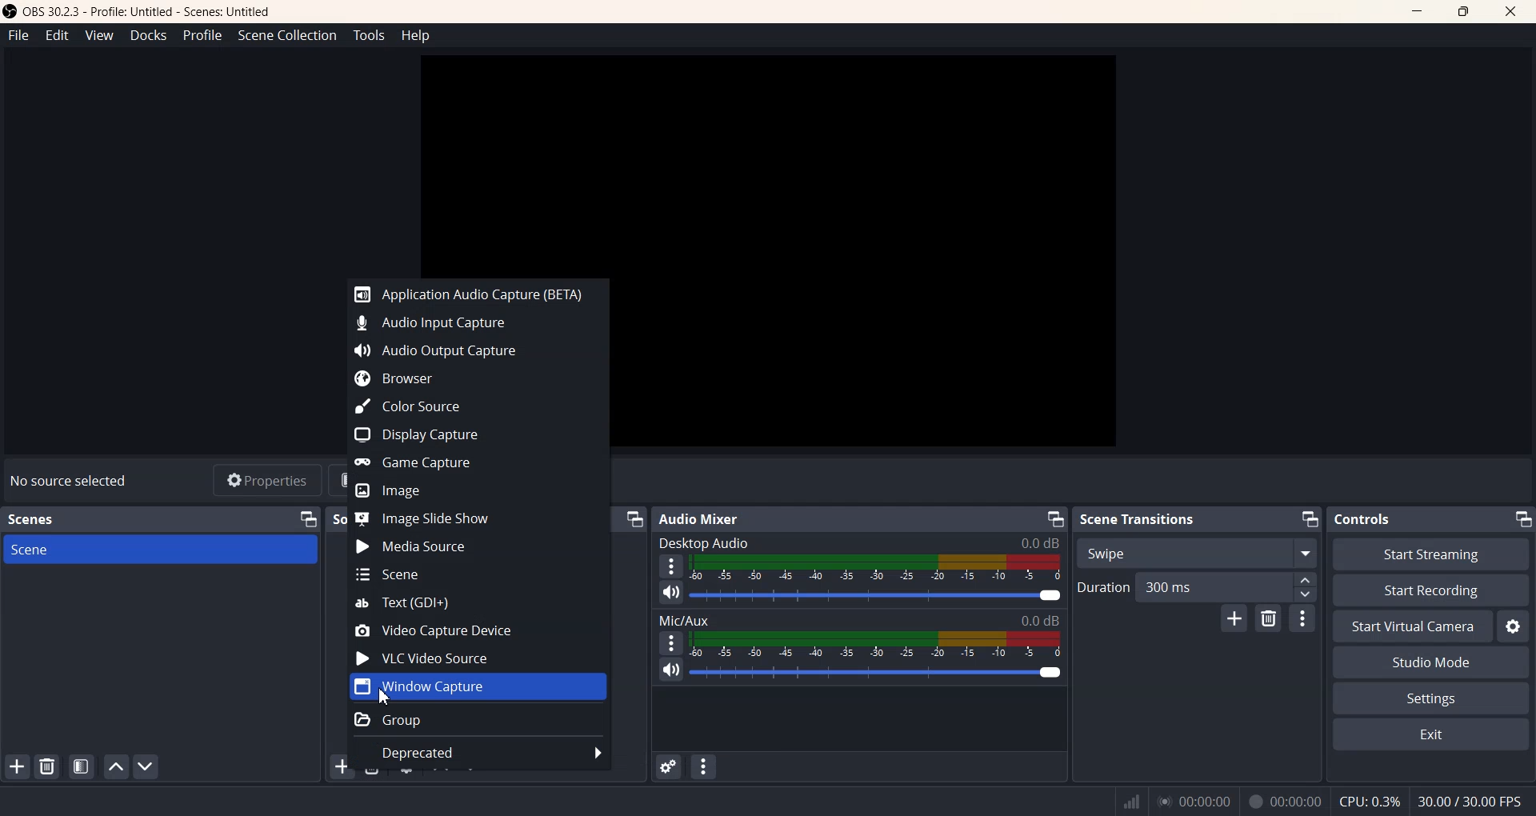 The image size is (1536, 816). I want to click on Video Capture Device, so click(476, 630).